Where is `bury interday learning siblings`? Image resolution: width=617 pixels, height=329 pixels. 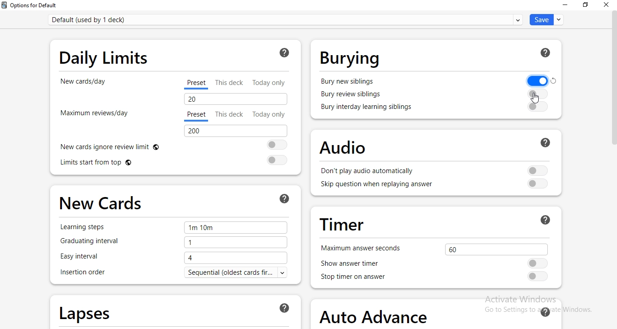 bury interday learning siblings is located at coordinates (367, 108).